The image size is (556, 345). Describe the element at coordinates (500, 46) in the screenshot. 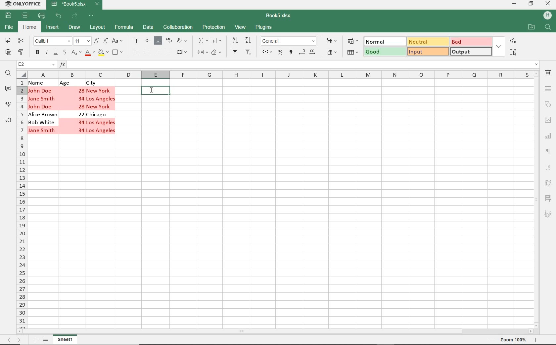

I see `EXPAND` at that location.